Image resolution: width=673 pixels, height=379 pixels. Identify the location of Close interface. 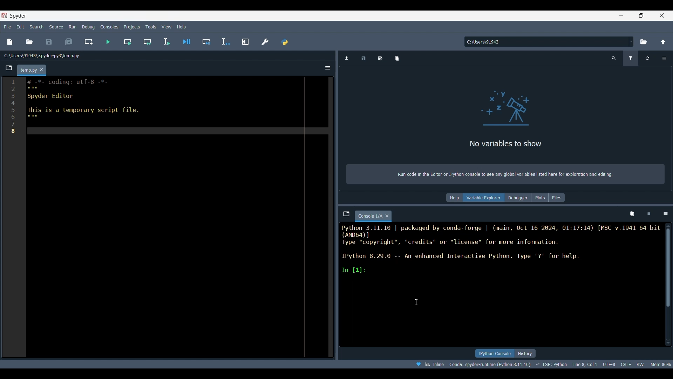
(662, 15).